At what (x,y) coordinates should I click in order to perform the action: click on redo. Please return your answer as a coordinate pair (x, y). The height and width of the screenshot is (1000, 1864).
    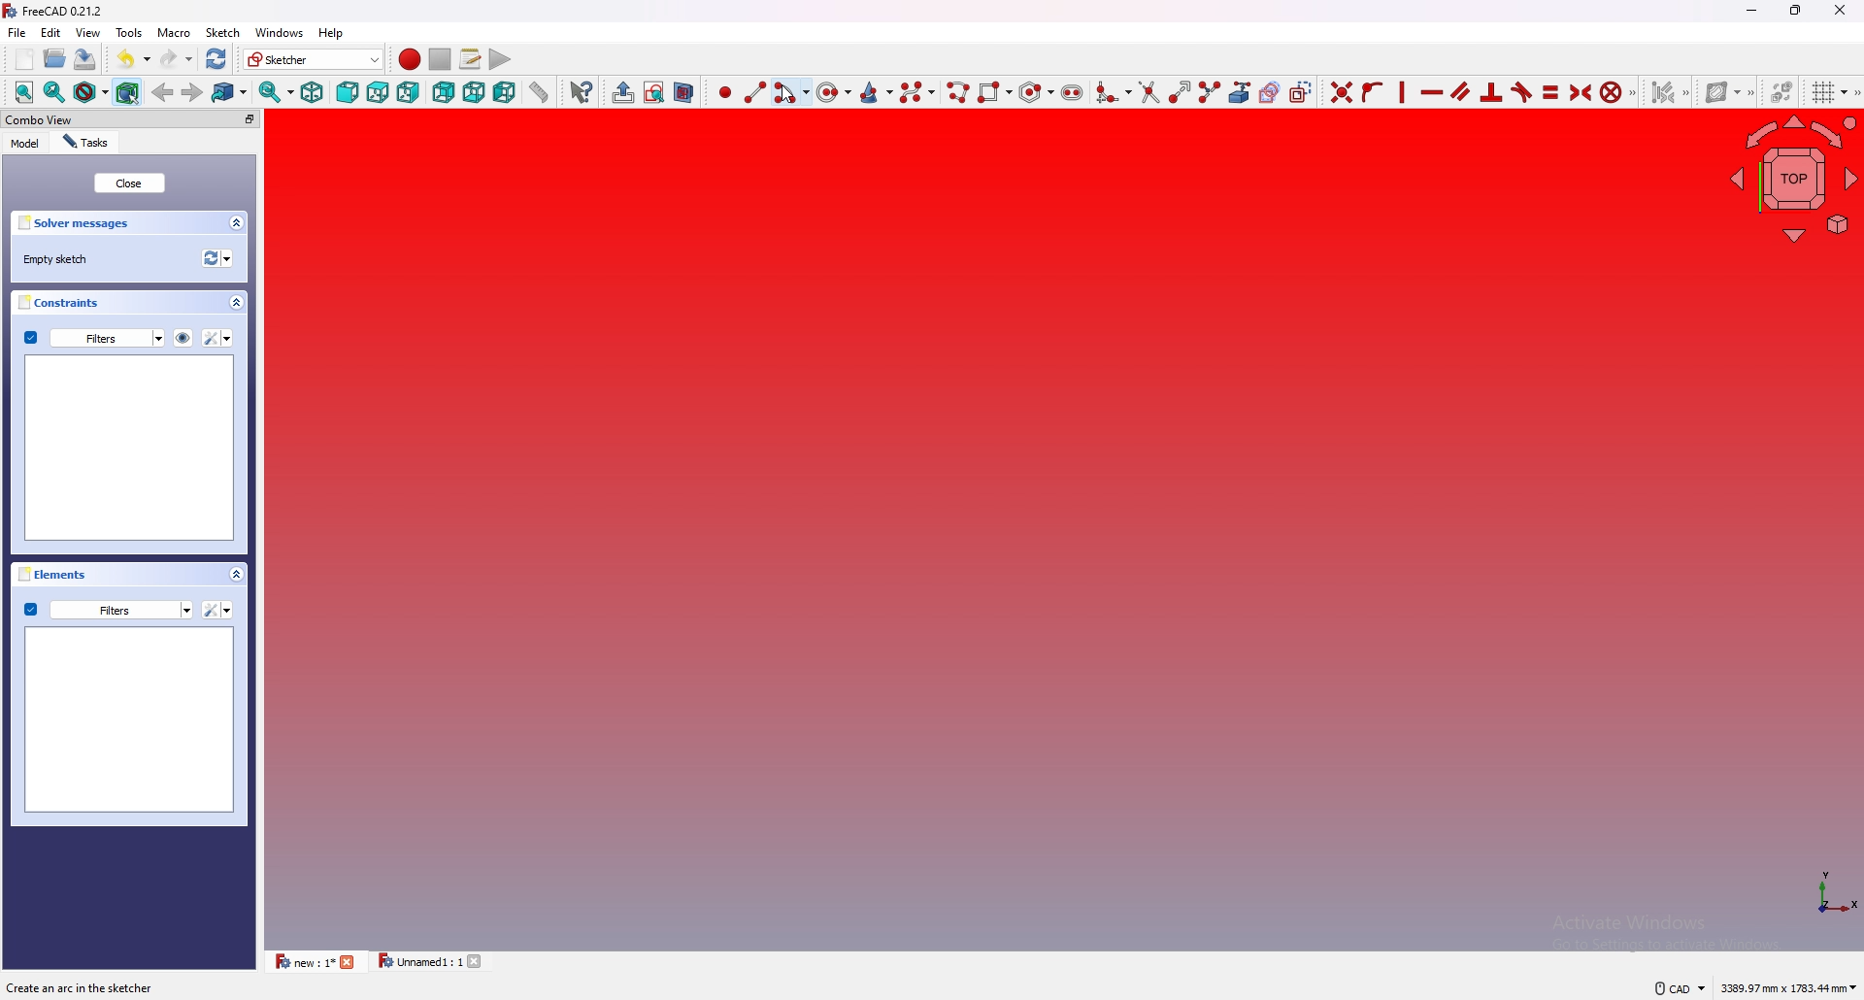
    Looking at the image, I should click on (179, 58).